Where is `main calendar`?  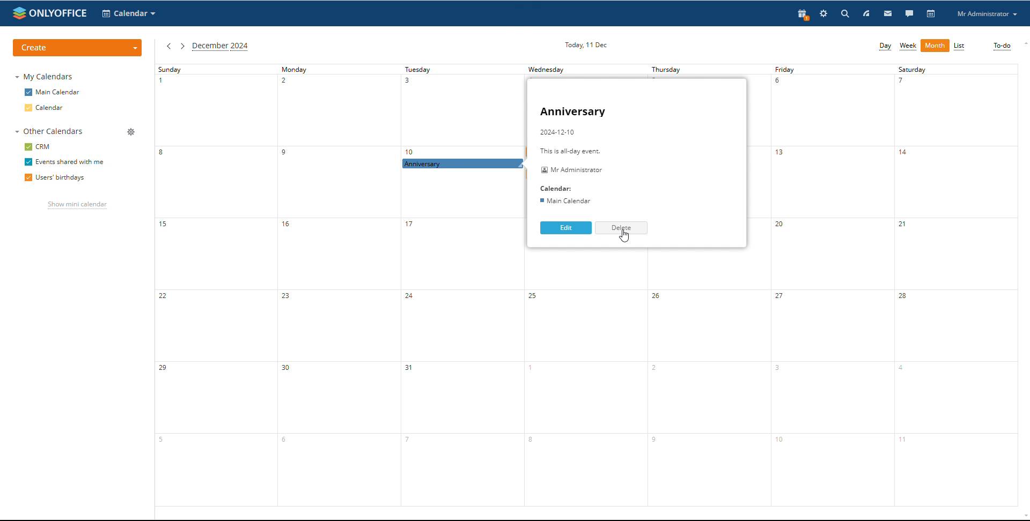
main calendar is located at coordinates (55, 91).